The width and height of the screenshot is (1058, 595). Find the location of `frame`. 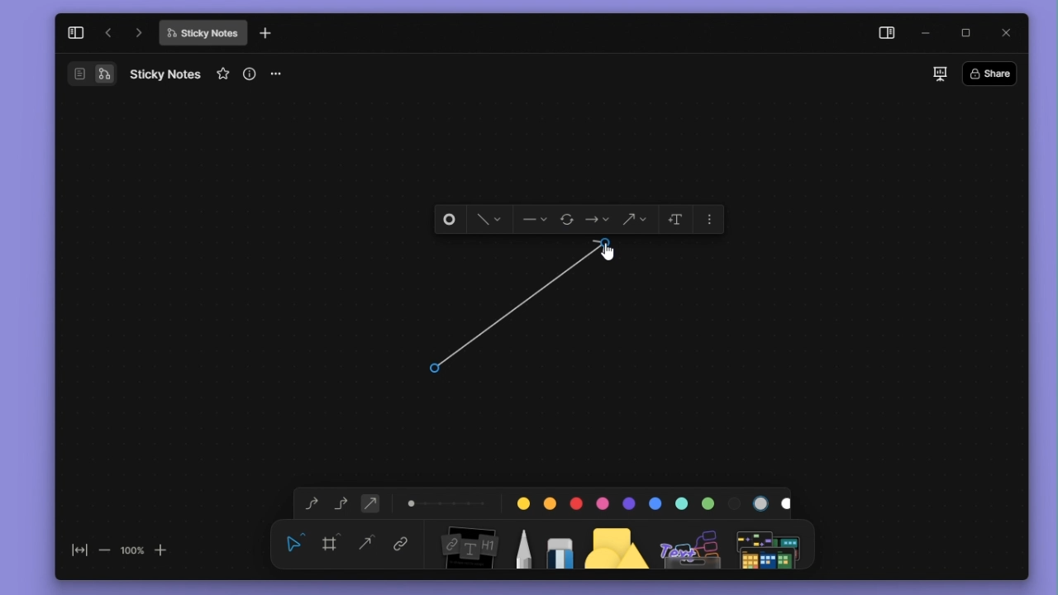

frame is located at coordinates (333, 542).